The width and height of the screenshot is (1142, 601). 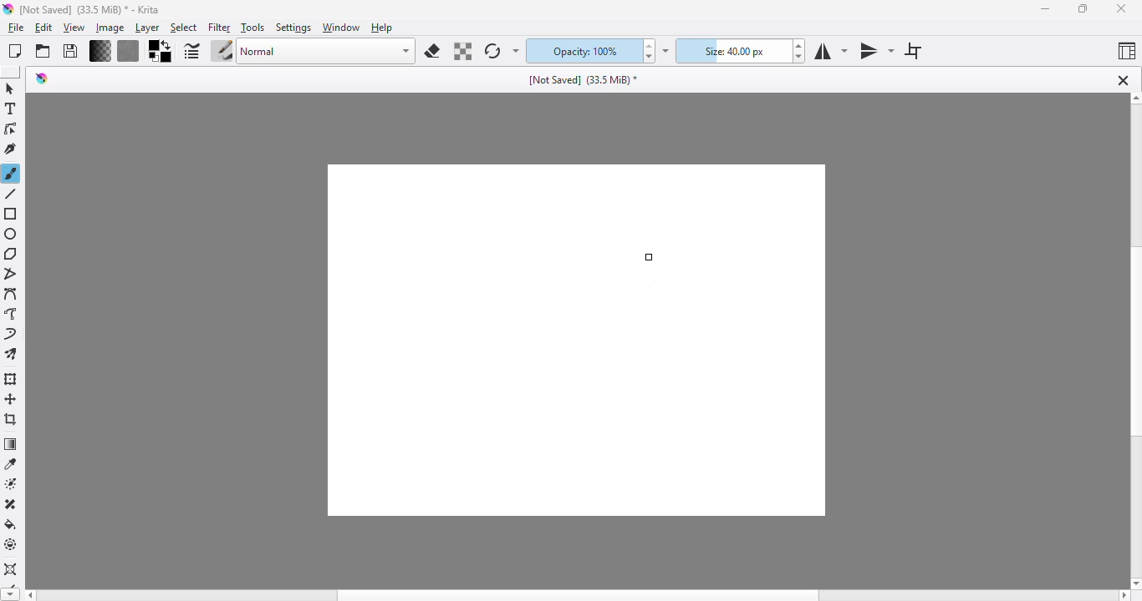 I want to click on logo, so click(x=8, y=8).